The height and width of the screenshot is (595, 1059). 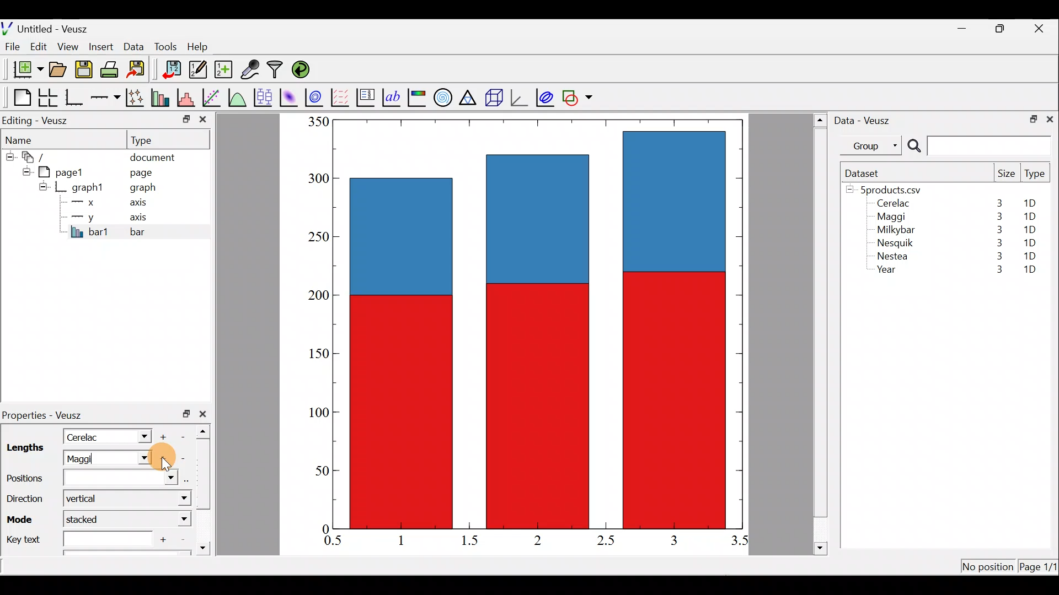 I want to click on Fit a function to data, so click(x=212, y=96).